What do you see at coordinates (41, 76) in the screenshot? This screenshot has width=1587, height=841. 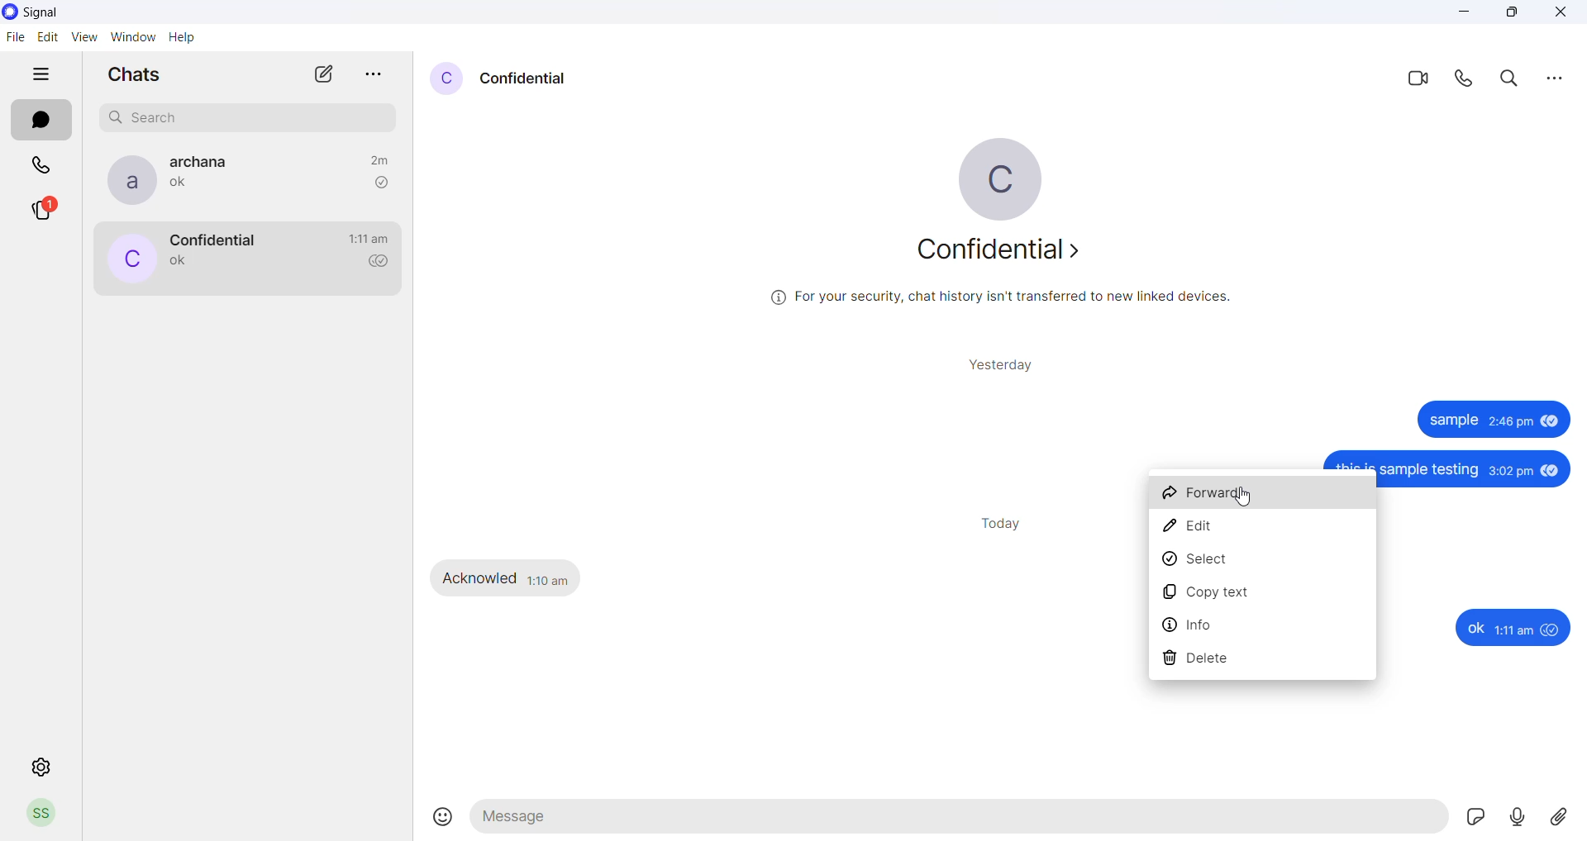 I see `hide` at bounding box center [41, 76].